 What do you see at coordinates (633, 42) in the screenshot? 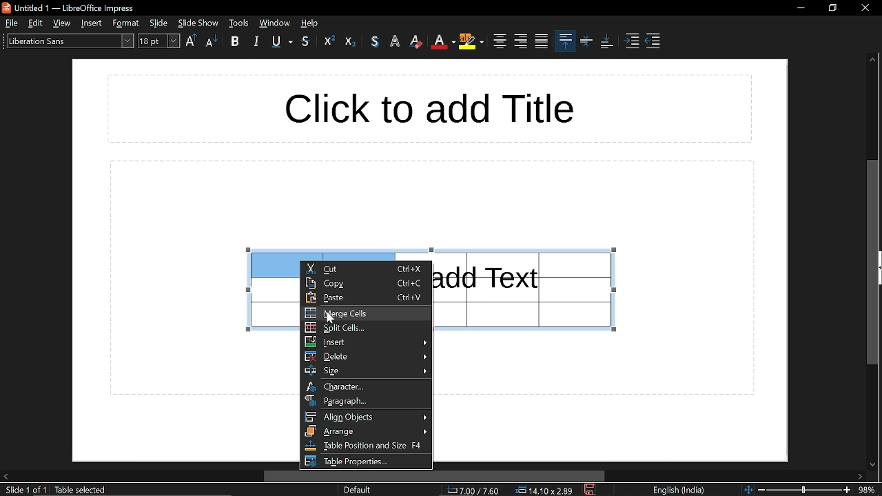
I see `Increase indent ` at bounding box center [633, 42].